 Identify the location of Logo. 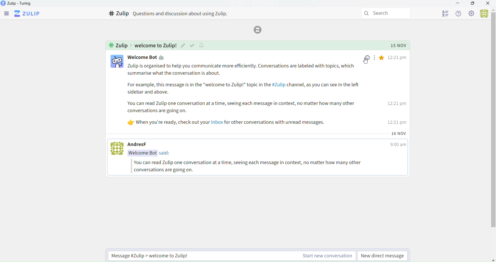
(259, 29).